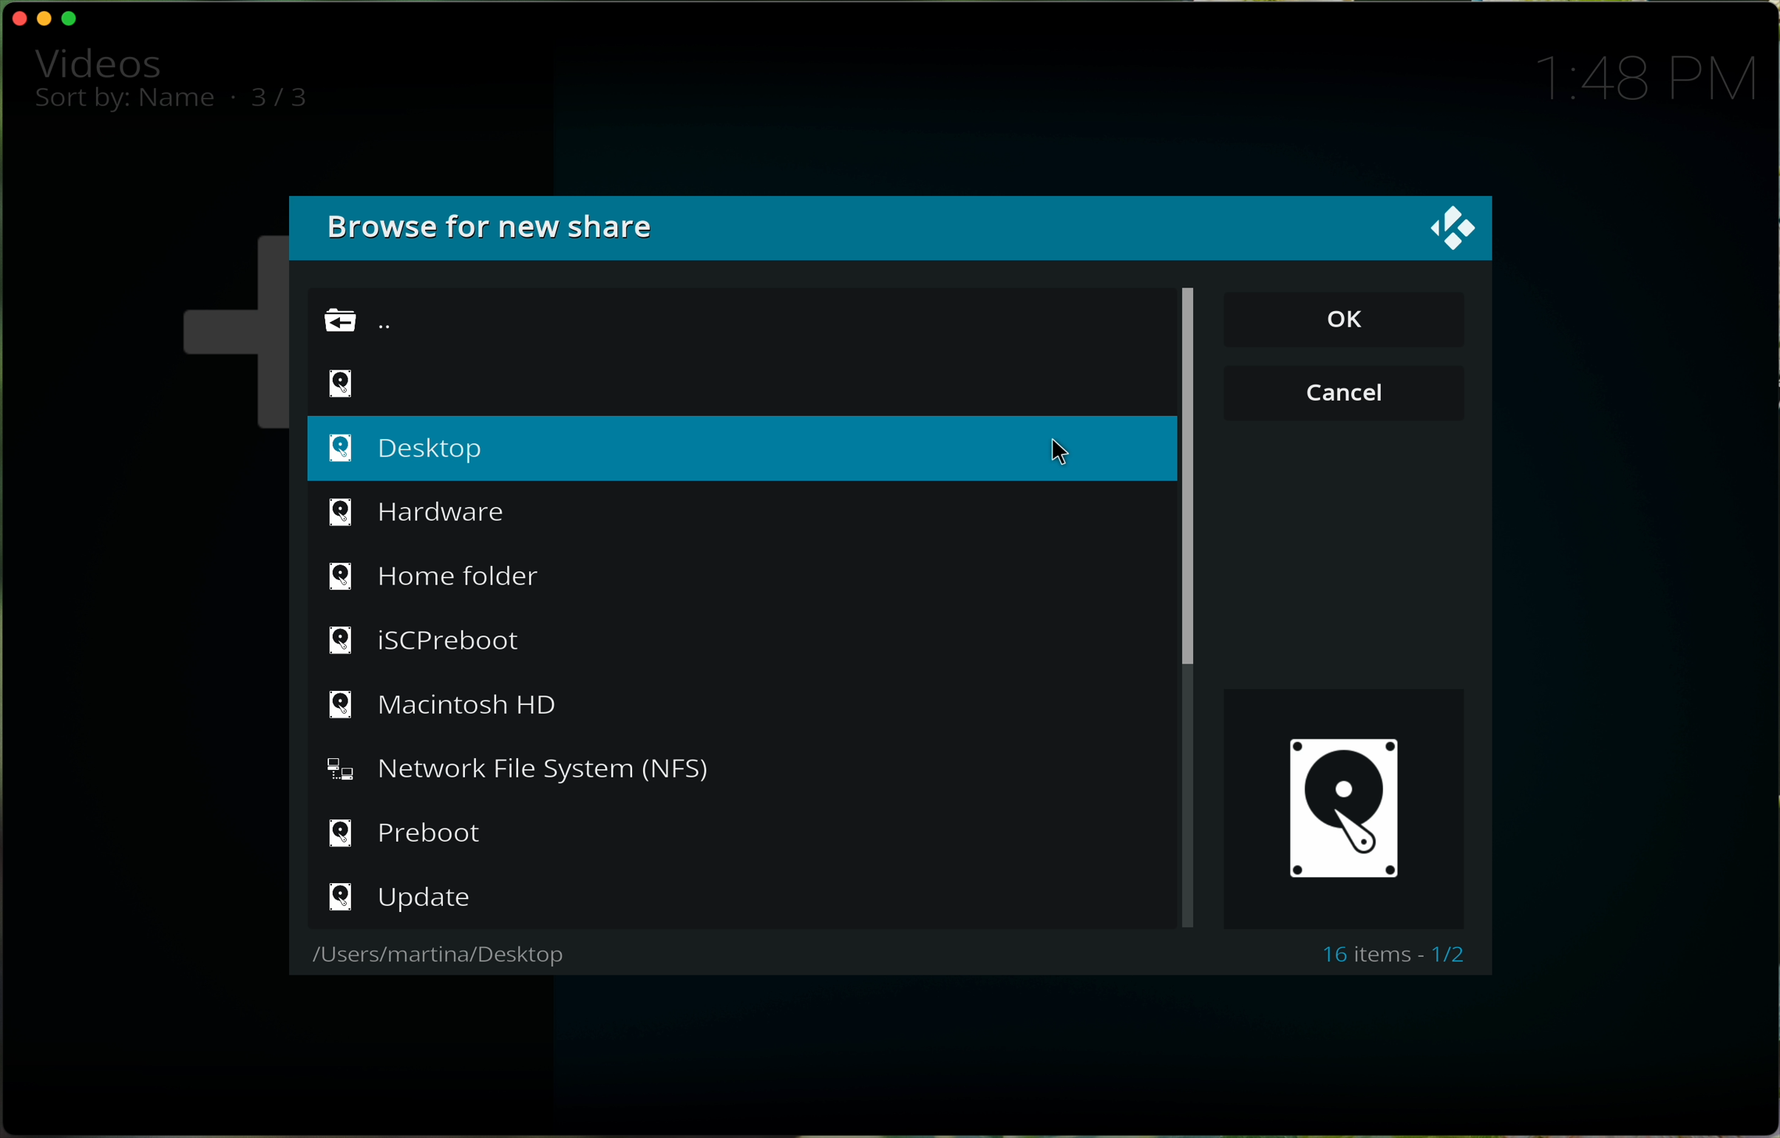  I want to click on ., so click(232, 96).